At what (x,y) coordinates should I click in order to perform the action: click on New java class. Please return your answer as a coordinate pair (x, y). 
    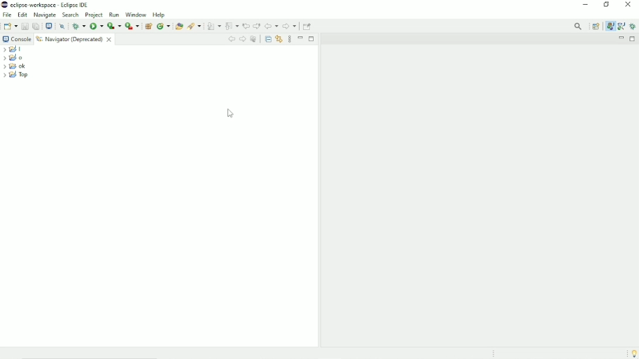
    Looking at the image, I should click on (163, 26).